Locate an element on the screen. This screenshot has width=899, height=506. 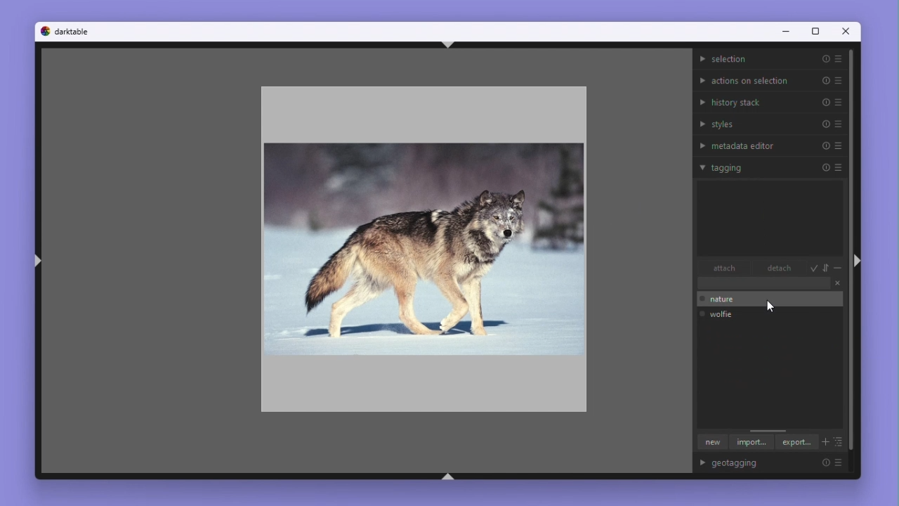
Import is located at coordinates (752, 443).